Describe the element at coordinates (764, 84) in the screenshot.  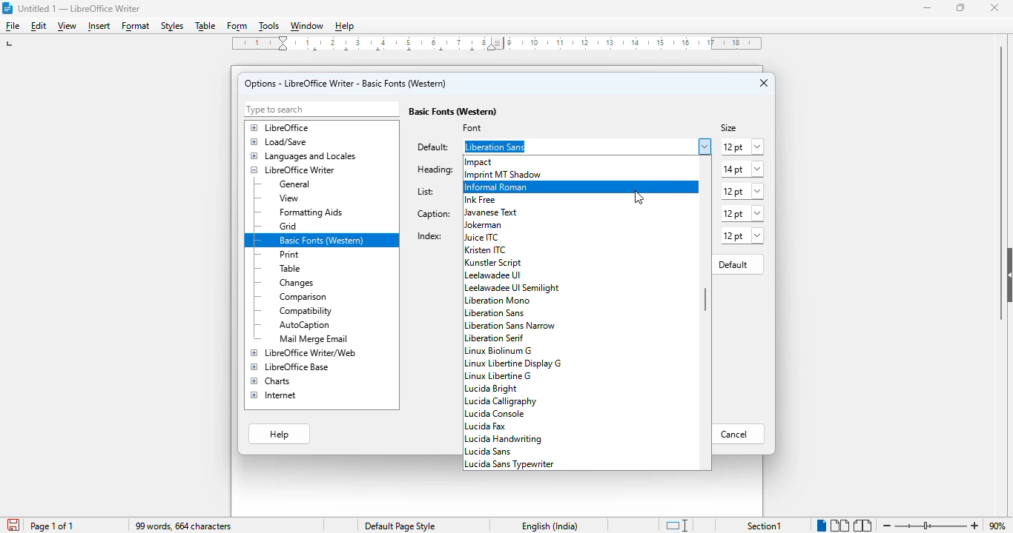
I see `close` at that location.